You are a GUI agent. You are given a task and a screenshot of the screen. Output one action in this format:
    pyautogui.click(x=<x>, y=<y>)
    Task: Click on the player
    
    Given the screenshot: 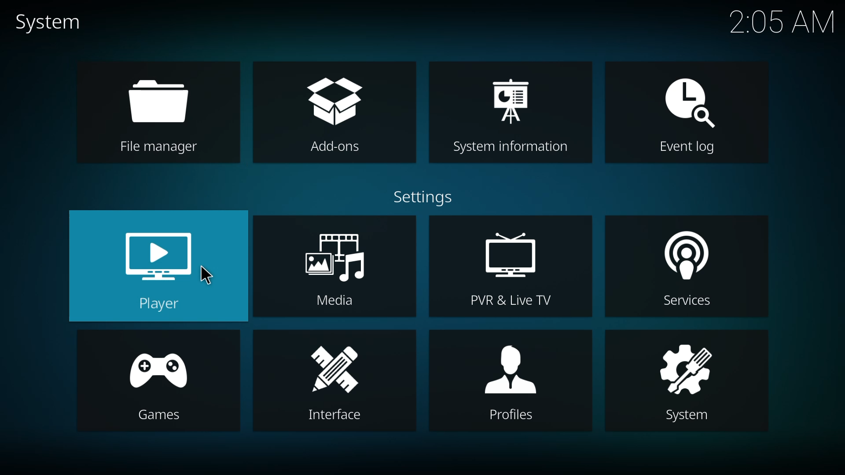 What is the action you would take?
    pyautogui.click(x=159, y=267)
    